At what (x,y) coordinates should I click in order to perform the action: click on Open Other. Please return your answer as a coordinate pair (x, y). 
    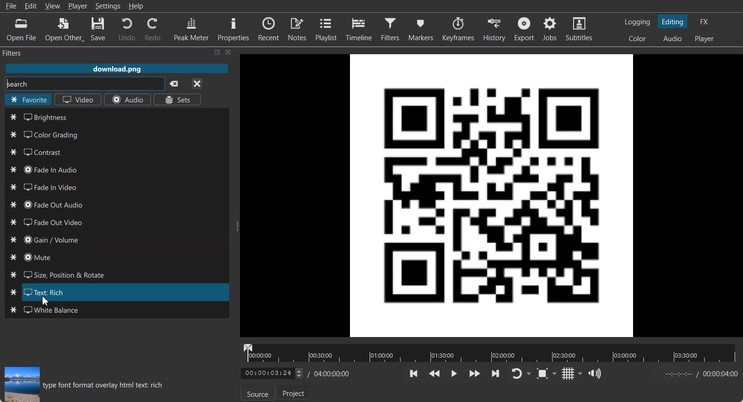
    Looking at the image, I should click on (65, 29).